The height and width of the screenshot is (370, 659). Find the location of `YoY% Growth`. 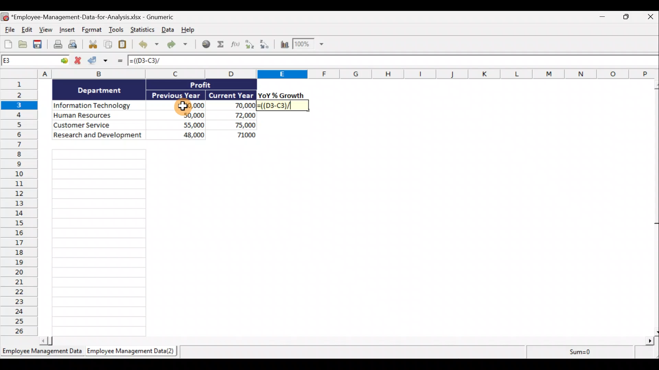

YoY% Growth is located at coordinates (281, 95).